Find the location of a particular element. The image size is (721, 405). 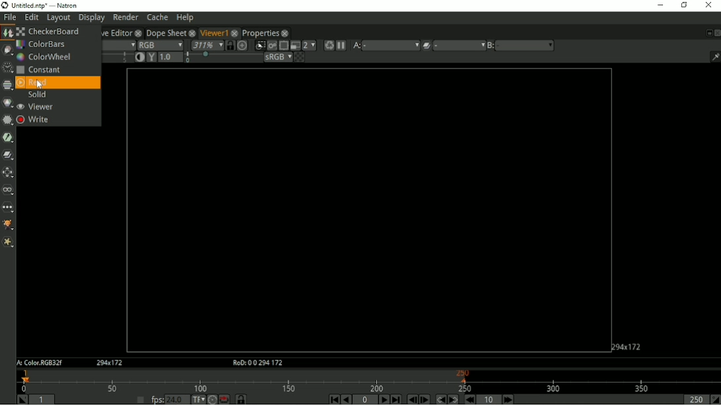

Next keyframe is located at coordinates (454, 399).